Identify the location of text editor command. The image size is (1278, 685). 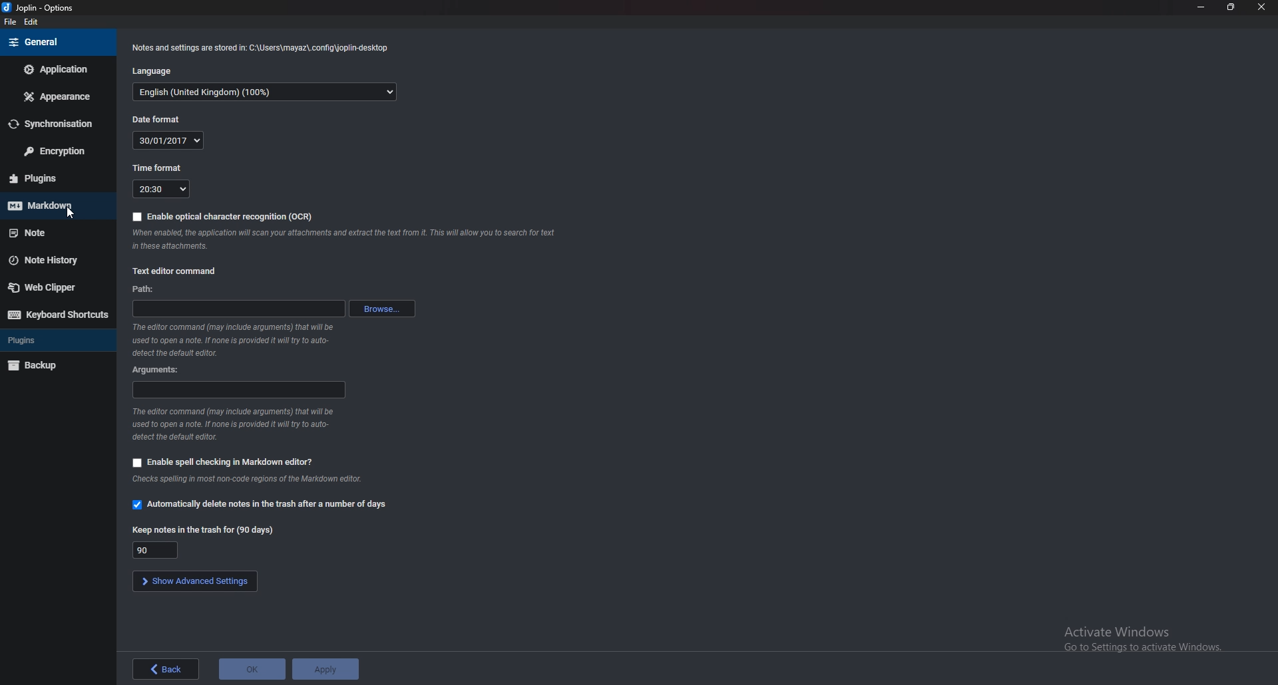
(176, 271).